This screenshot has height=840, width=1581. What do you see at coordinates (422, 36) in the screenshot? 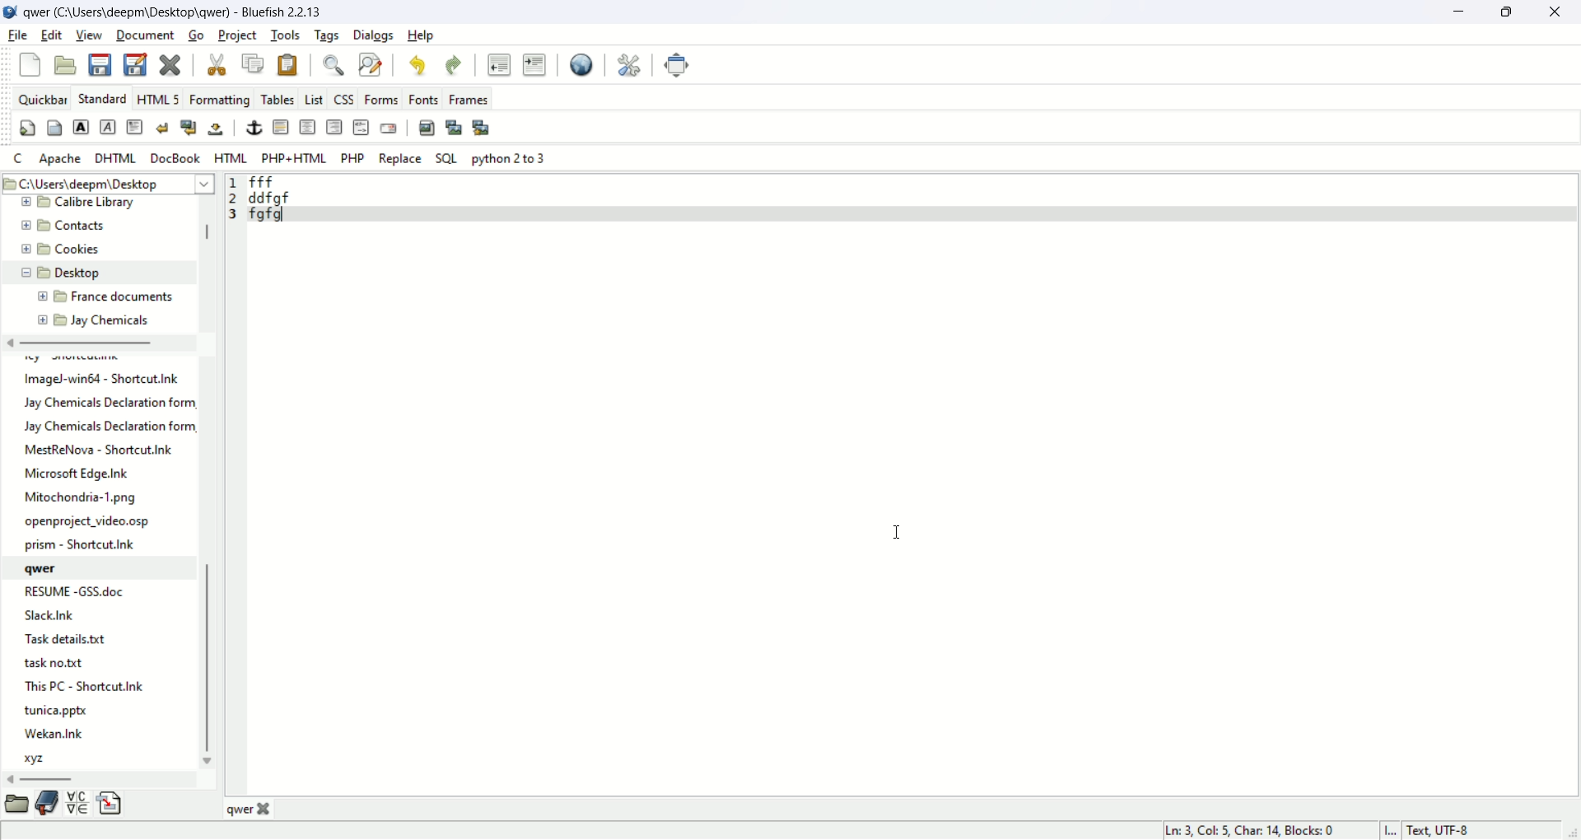
I see `help` at bounding box center [422, 36].